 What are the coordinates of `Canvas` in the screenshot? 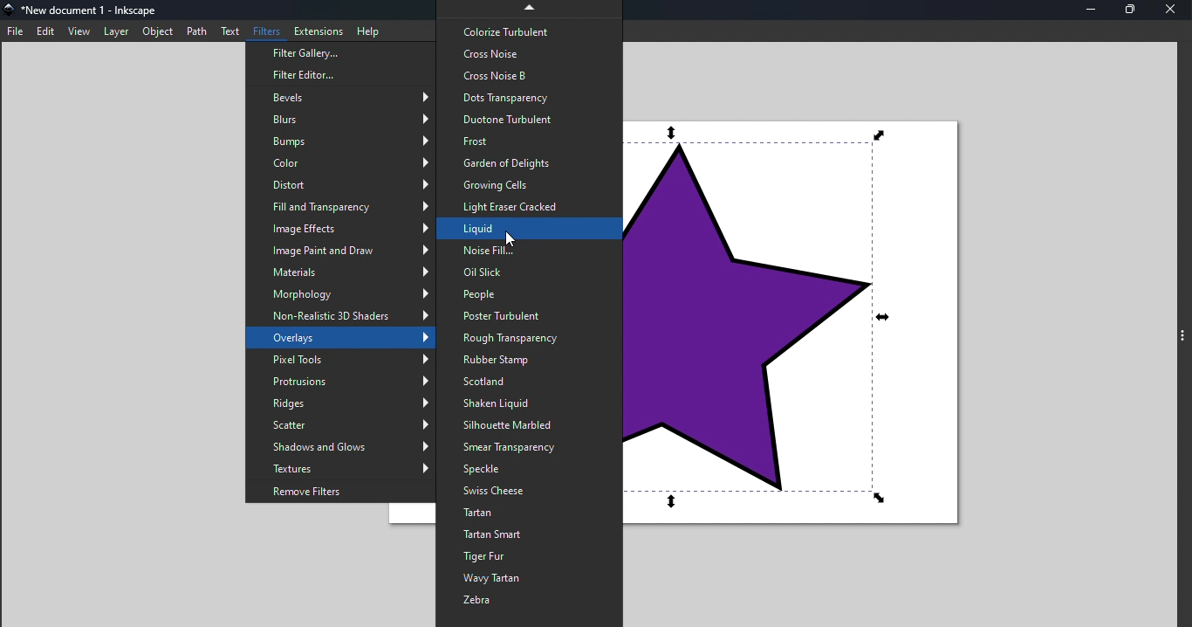 It's located at (803, 325).